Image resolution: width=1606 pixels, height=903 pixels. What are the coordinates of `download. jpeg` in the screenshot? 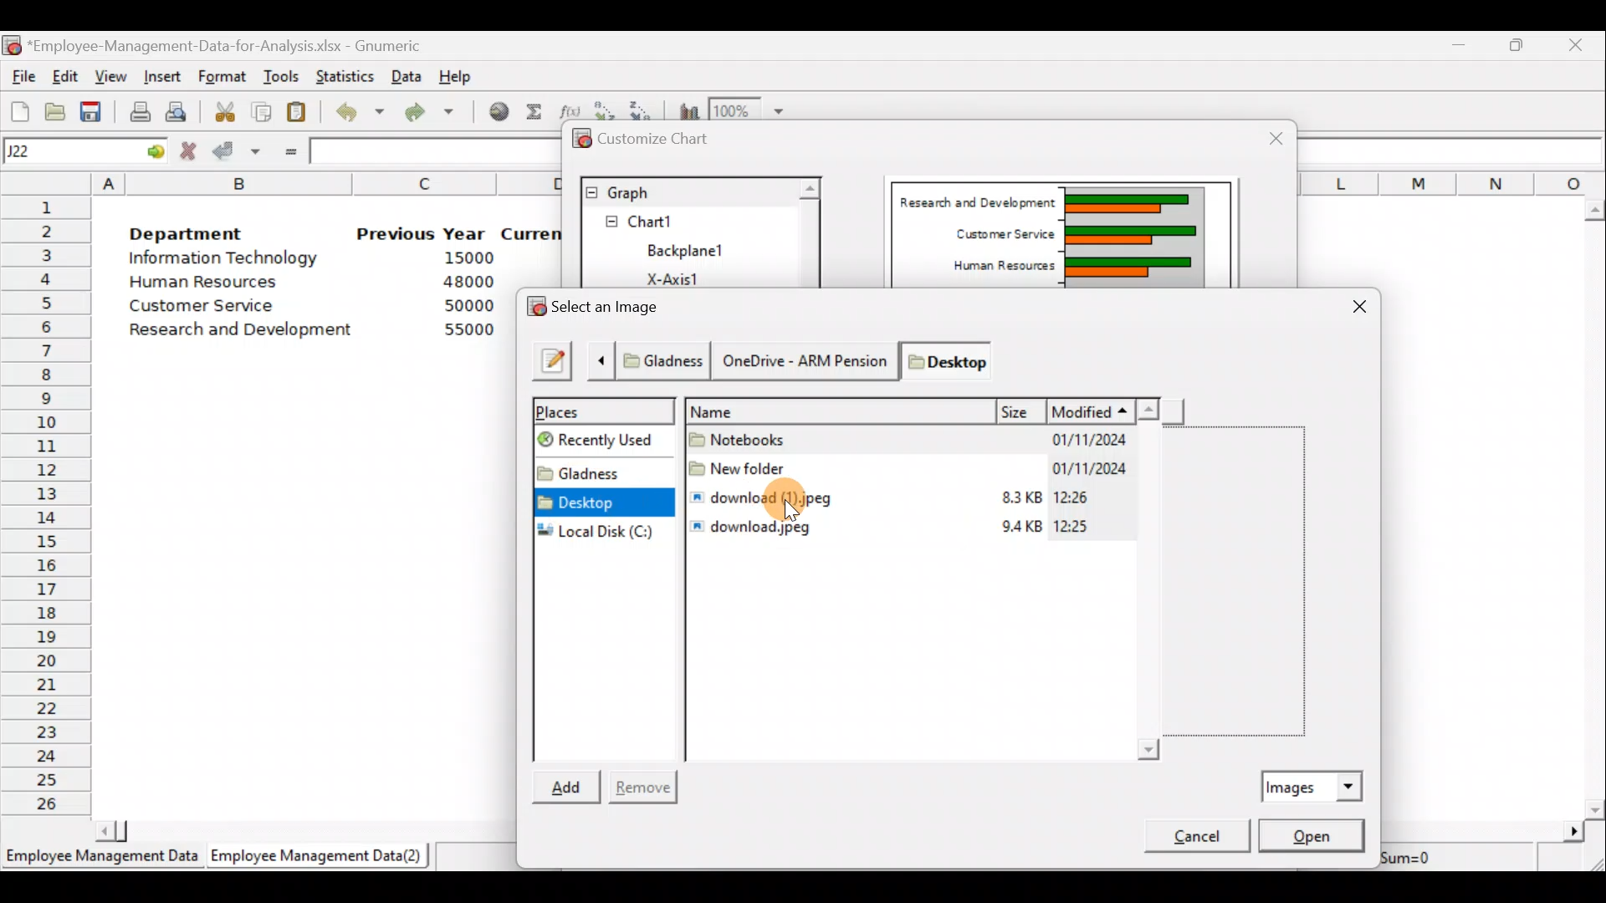 It's located at (753, 528).